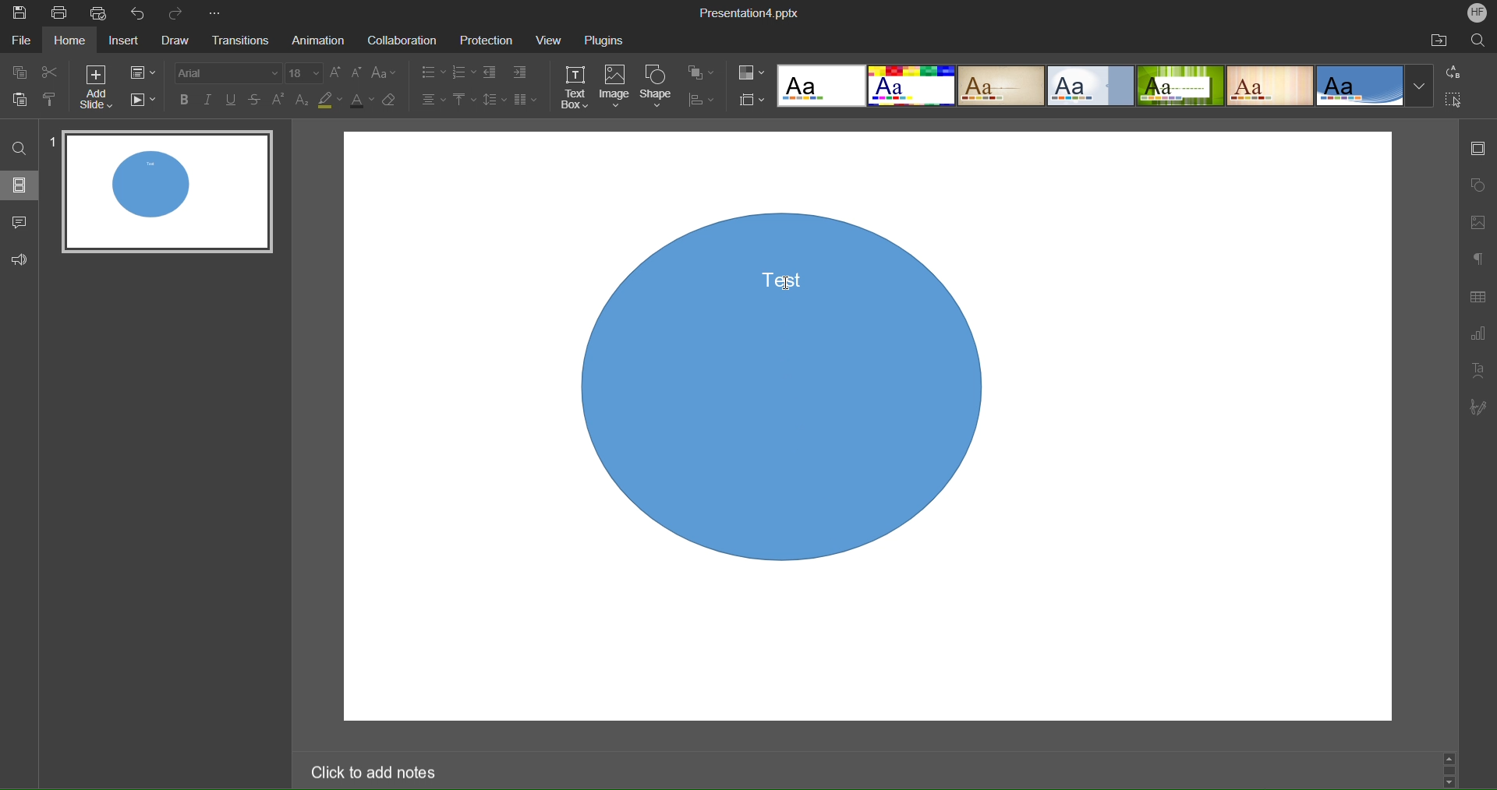  I want to click on Bold, so click(184, 102).